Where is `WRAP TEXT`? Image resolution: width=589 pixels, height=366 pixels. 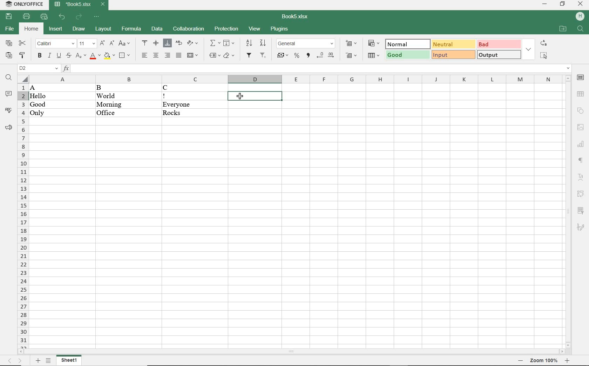
WRAP TEXT is located at coordinates (178, 43).